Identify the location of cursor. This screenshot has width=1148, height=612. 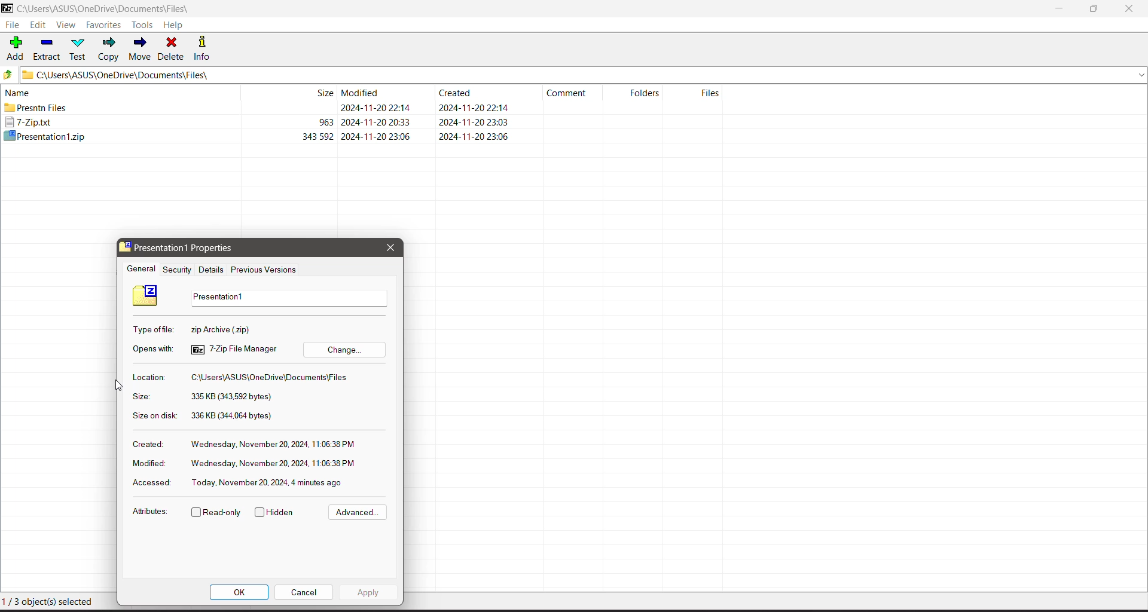
(121, 384).